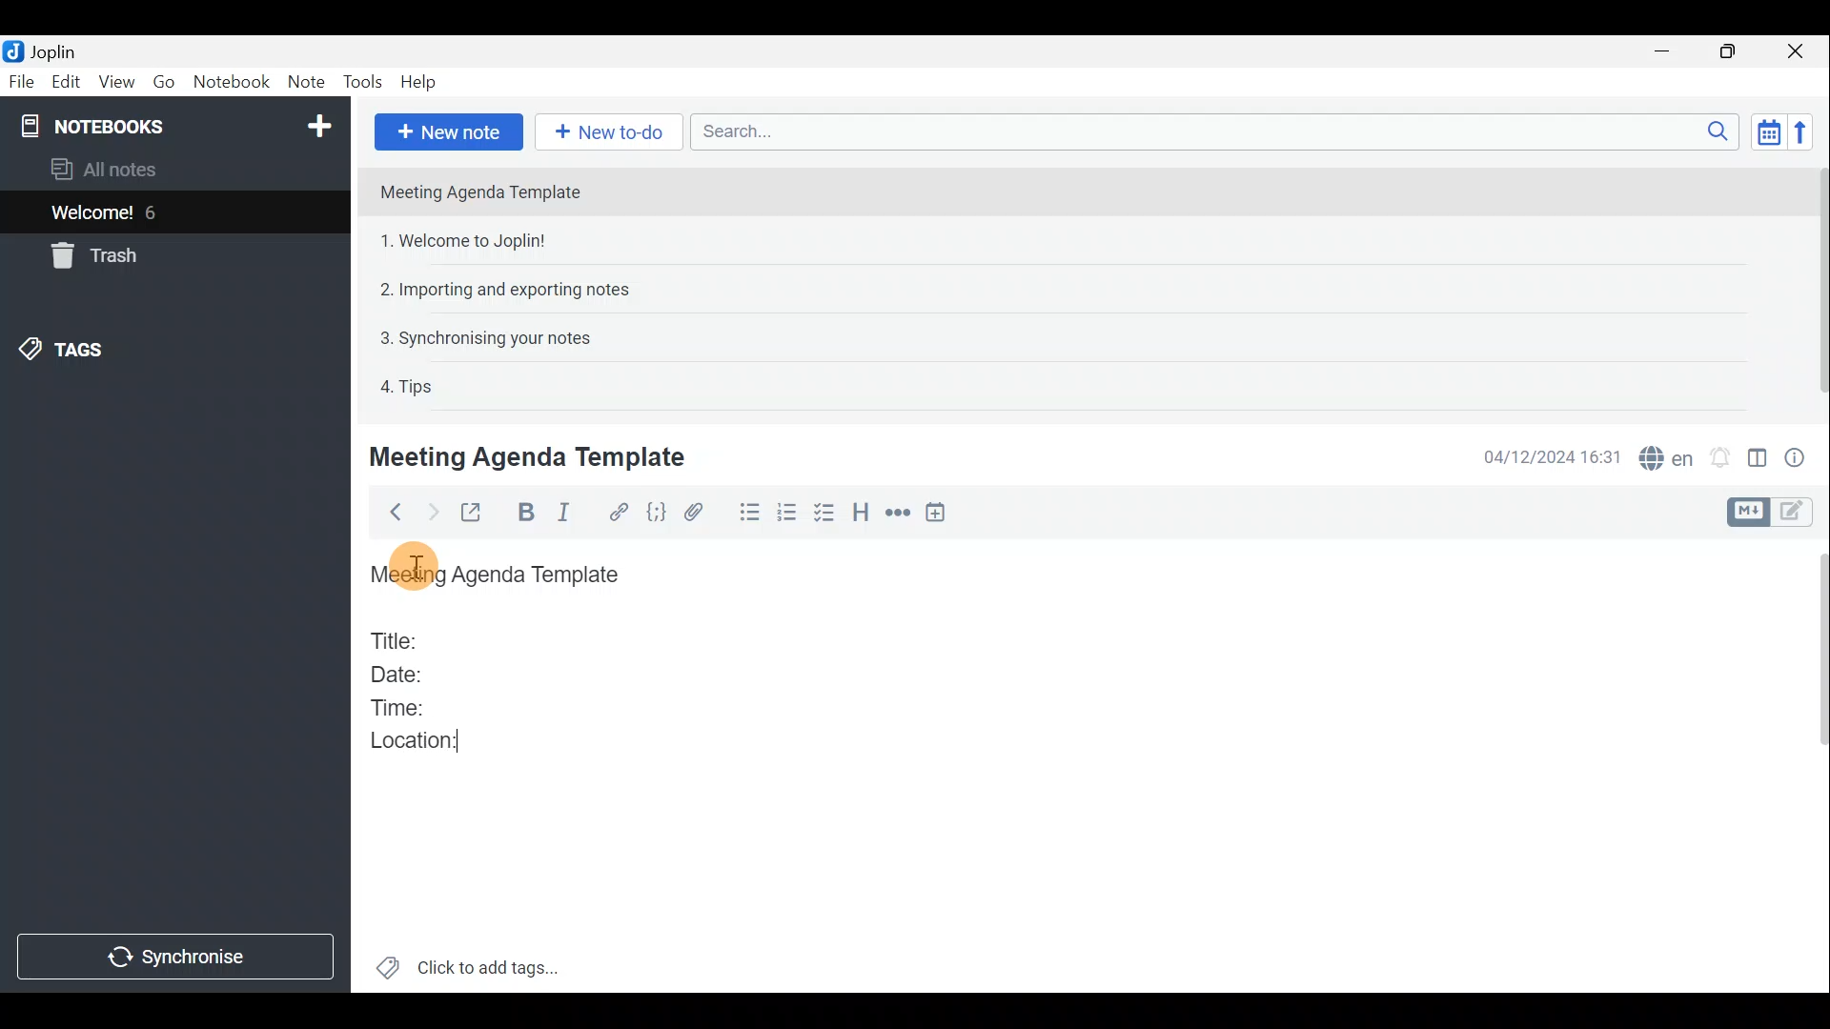  I want to click on Tools, so click(360, 79).